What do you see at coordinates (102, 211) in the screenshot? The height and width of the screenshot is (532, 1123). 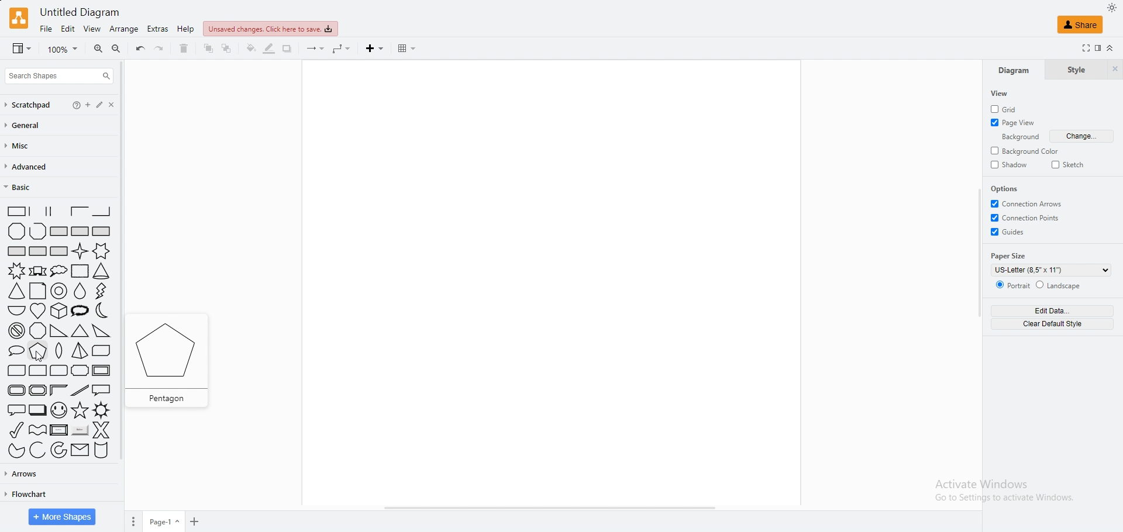 I see `partial rectangle` at bounding box center [102, 211].